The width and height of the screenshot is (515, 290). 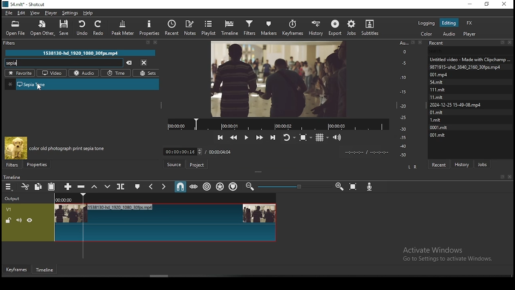 I want to click on copy, so click(x=39, y=187).